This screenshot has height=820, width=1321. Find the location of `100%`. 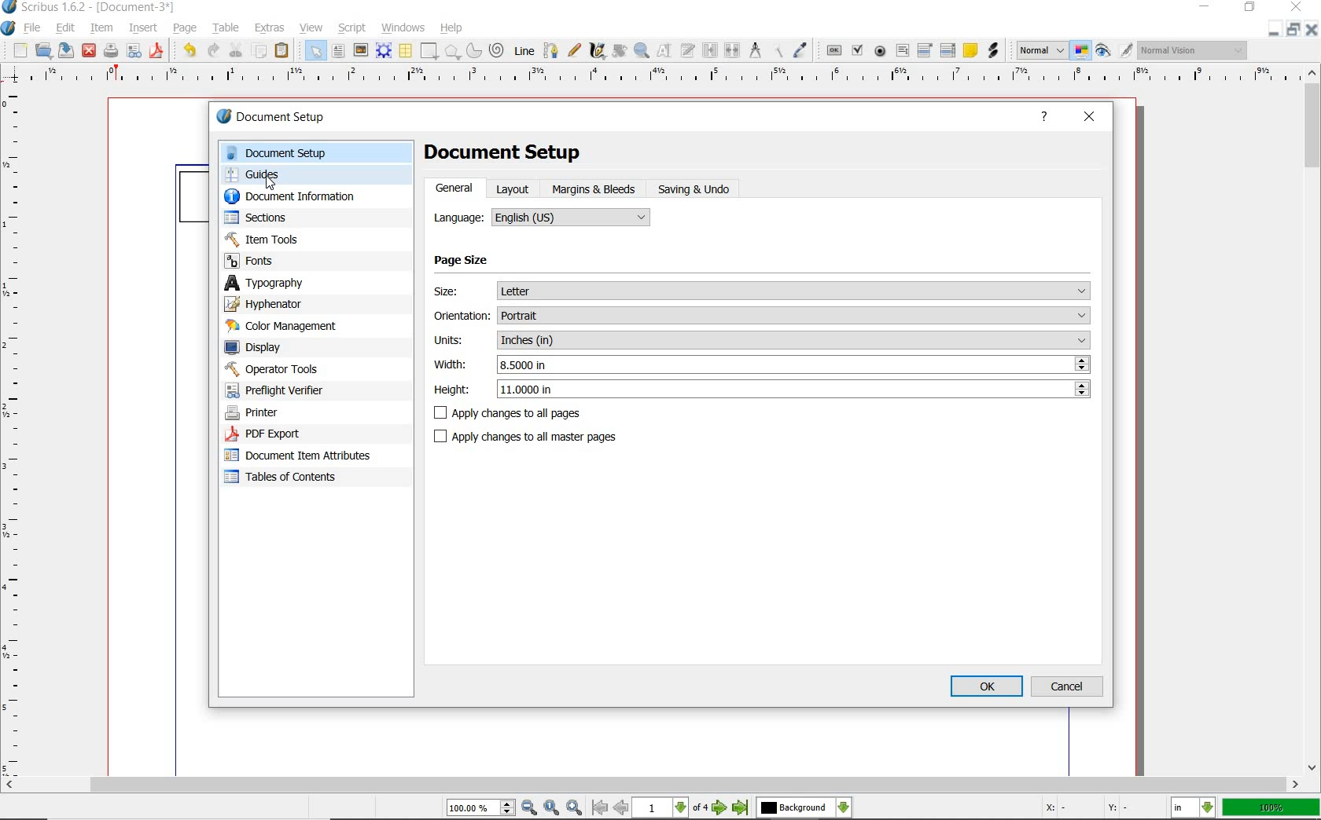

100% is located at coordinates (1272, 807).